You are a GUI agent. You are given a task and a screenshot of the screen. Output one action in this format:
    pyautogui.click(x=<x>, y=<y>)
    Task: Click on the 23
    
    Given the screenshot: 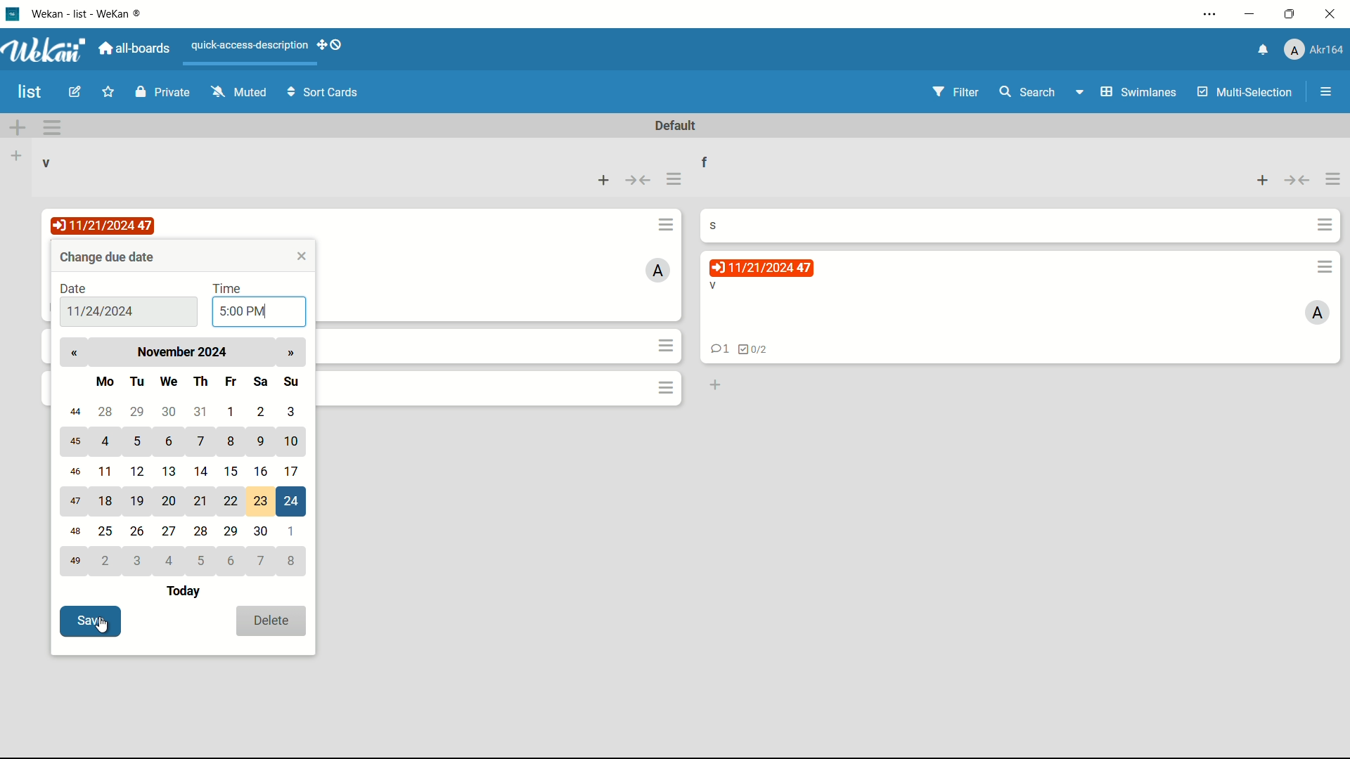 What is the action you would take?
    pyautogui.click(x=262, y=501)
    